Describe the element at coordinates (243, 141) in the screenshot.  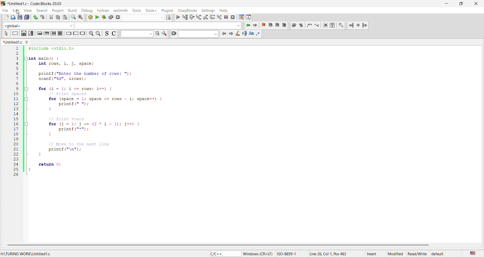
I see `code editor` at that location.